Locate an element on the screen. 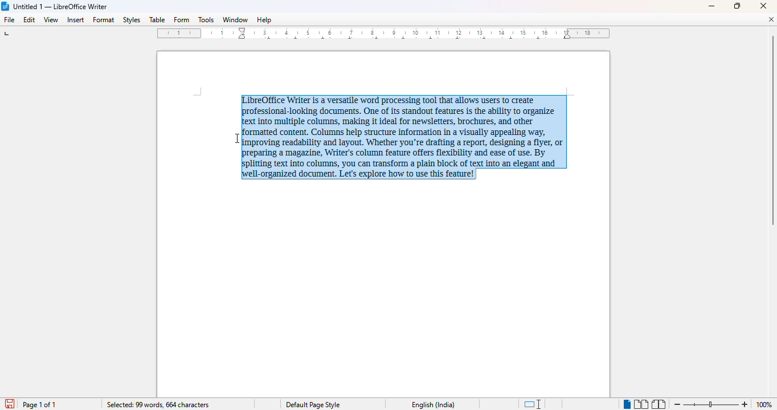 The height and width of the screenshot is (410, 777). single-page view is located at coordinates (627, 405).